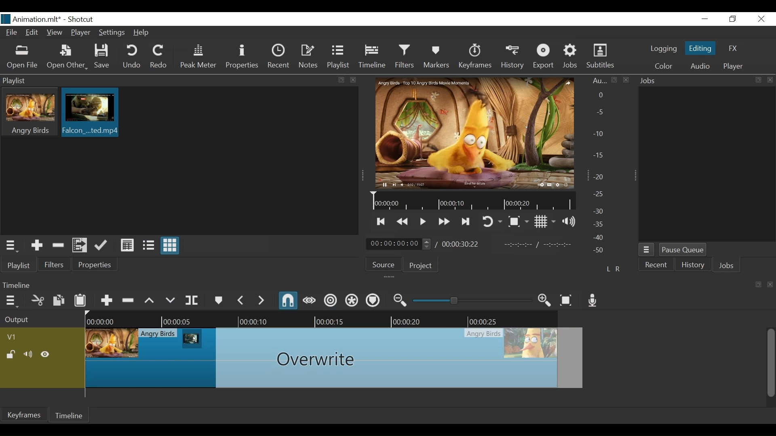 This screenshot has height=436, width=776. I want to click on Subtitles, so click(602, 56).